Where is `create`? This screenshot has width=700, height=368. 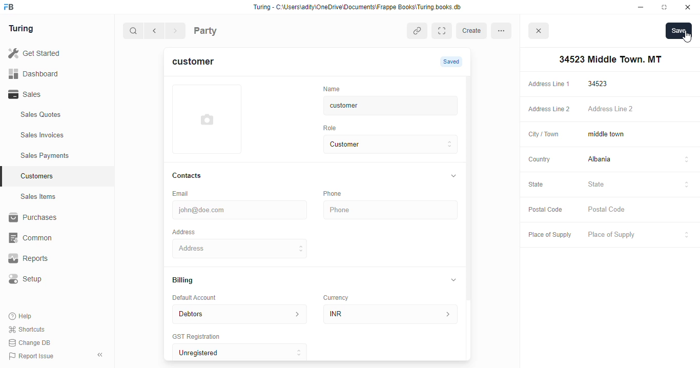 create is located at coordinates (473, 31).